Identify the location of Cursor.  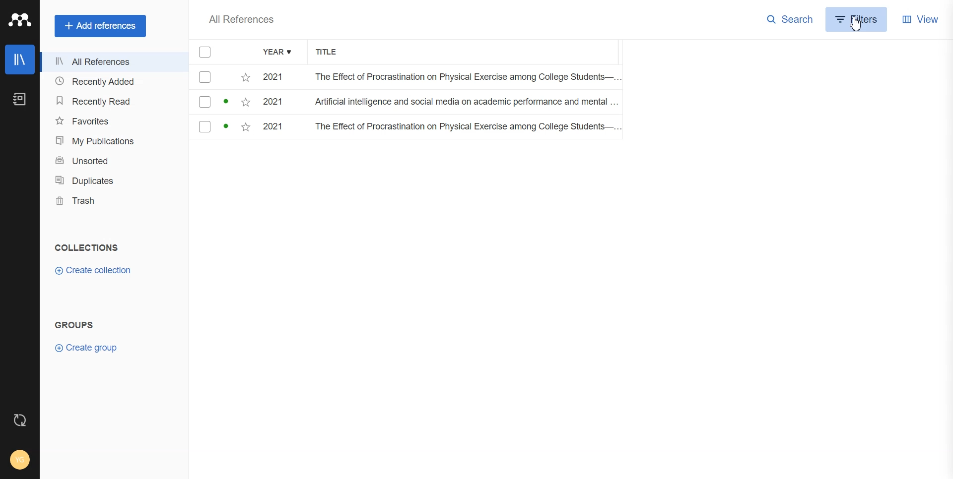
(855, 25).